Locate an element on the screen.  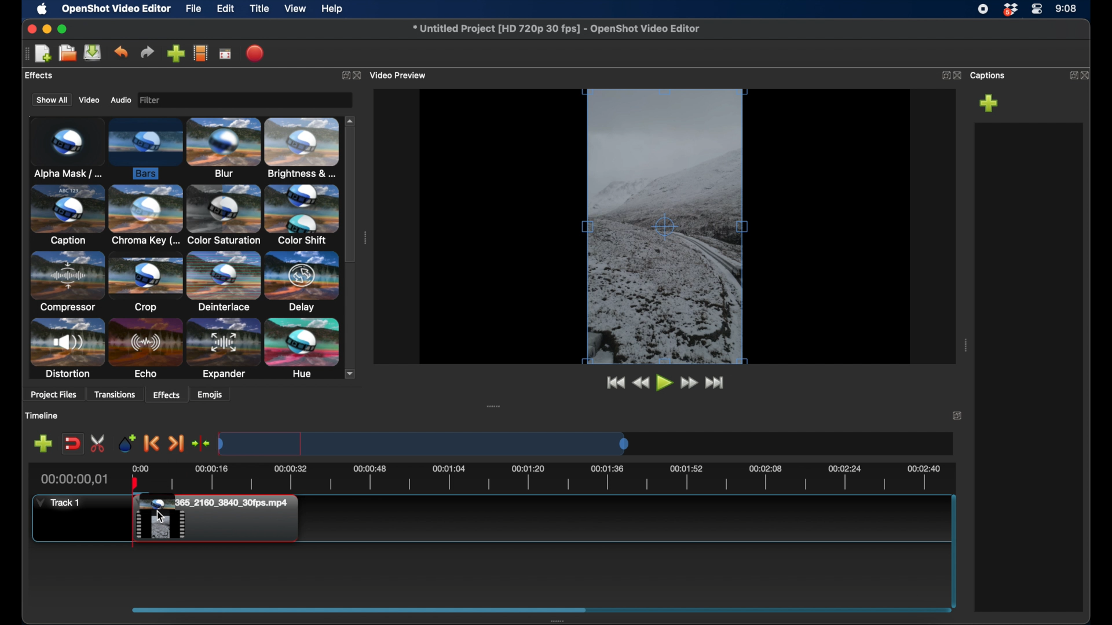
close is located at coordinates (957, 75).